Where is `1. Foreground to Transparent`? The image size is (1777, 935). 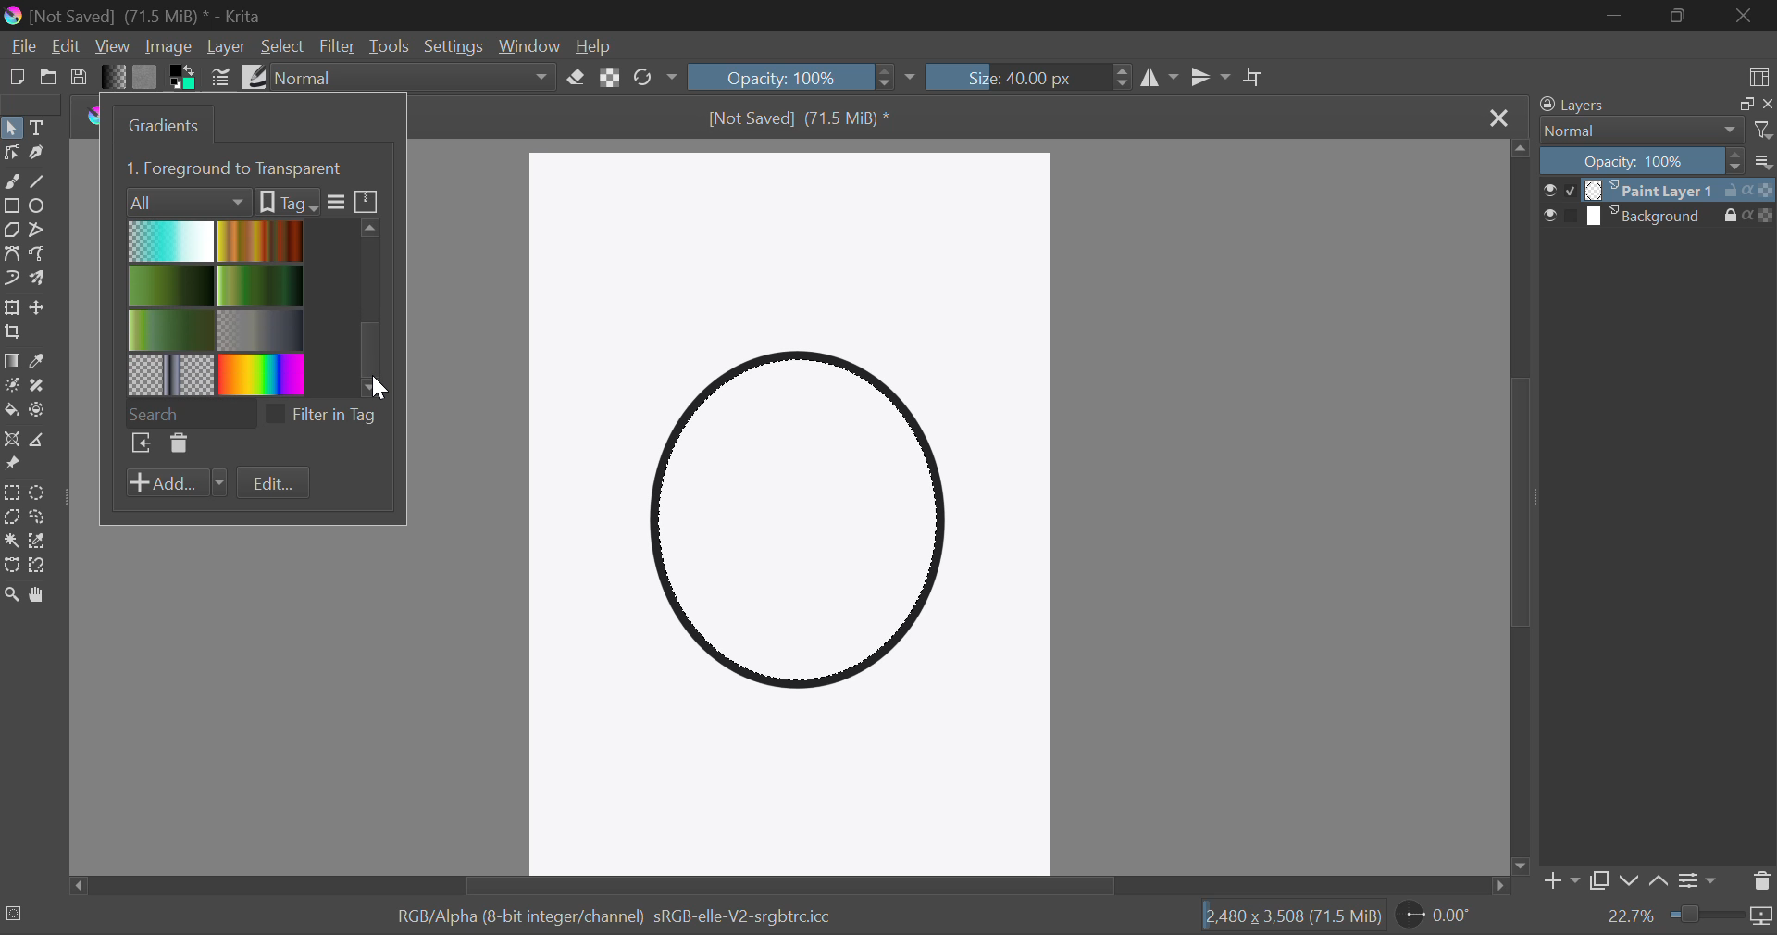 1. Foreground to Transparent is located at coordinates (237, 169).